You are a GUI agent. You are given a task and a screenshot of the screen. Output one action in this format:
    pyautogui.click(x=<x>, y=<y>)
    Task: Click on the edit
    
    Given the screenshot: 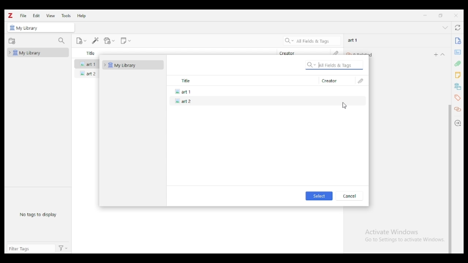 What is the action you would take?
    pyautogui.click(x=36, y=15)
    